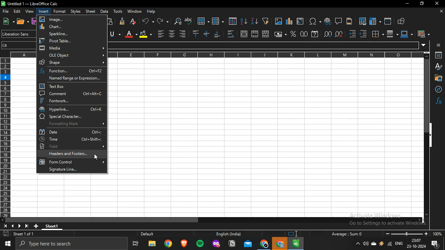  I want to click on image, so click(68, 19).